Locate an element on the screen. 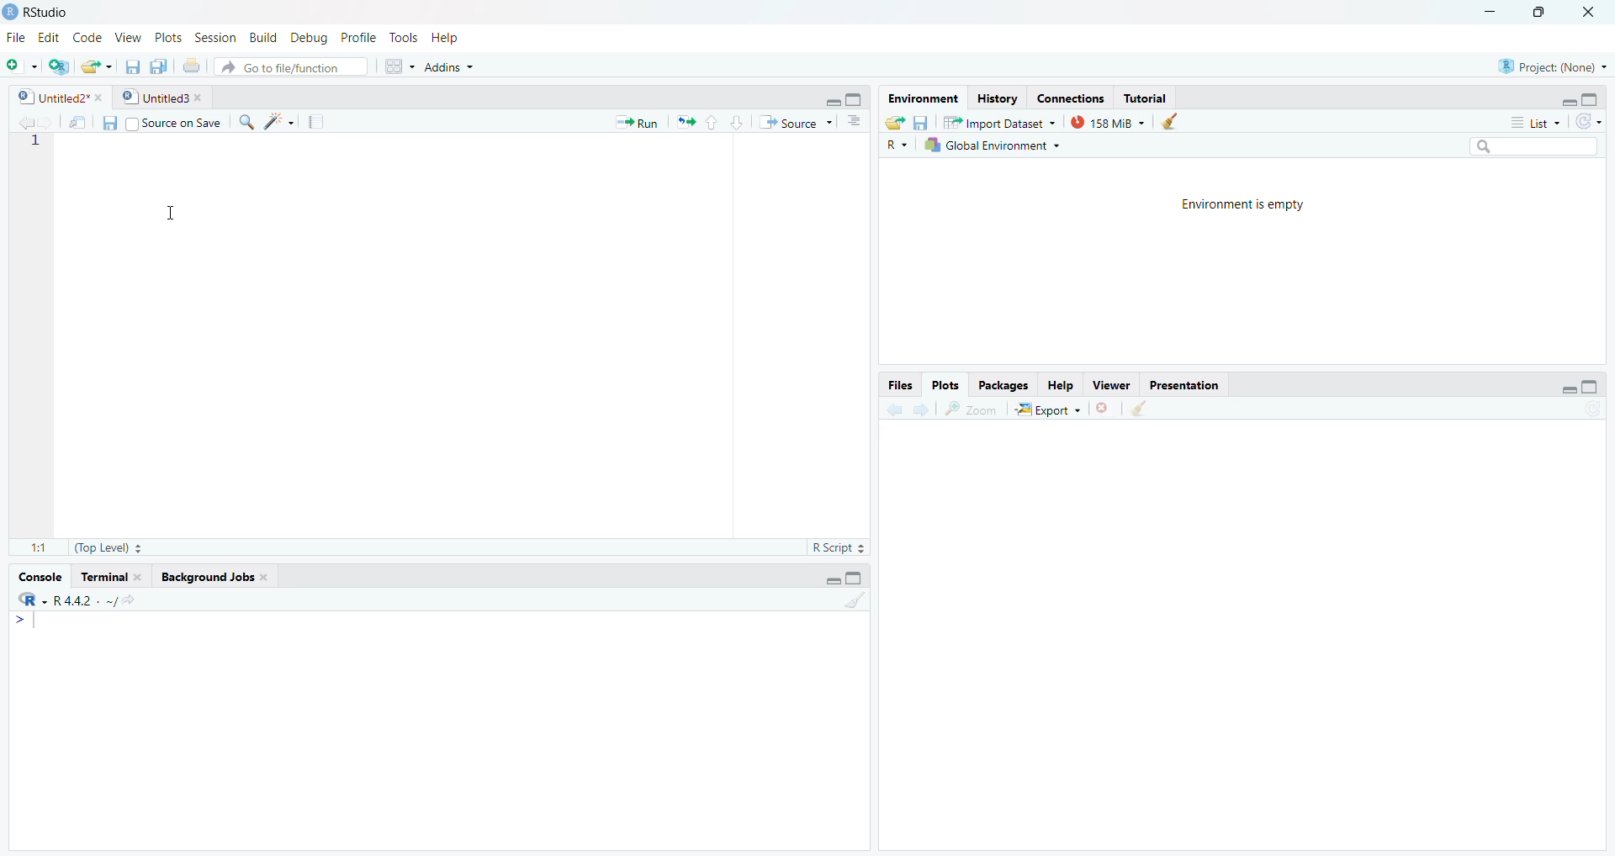 This screenshot has width=1615, height=856. Remove current viewer item is located at coordinates (1104, 413).